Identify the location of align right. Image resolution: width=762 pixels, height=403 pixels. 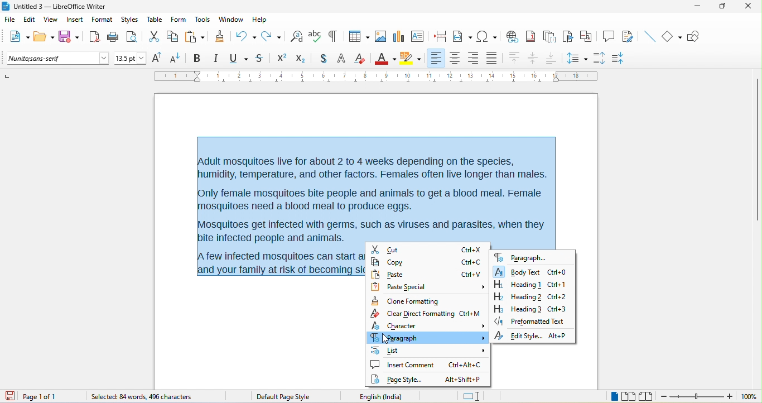
(472, 59).